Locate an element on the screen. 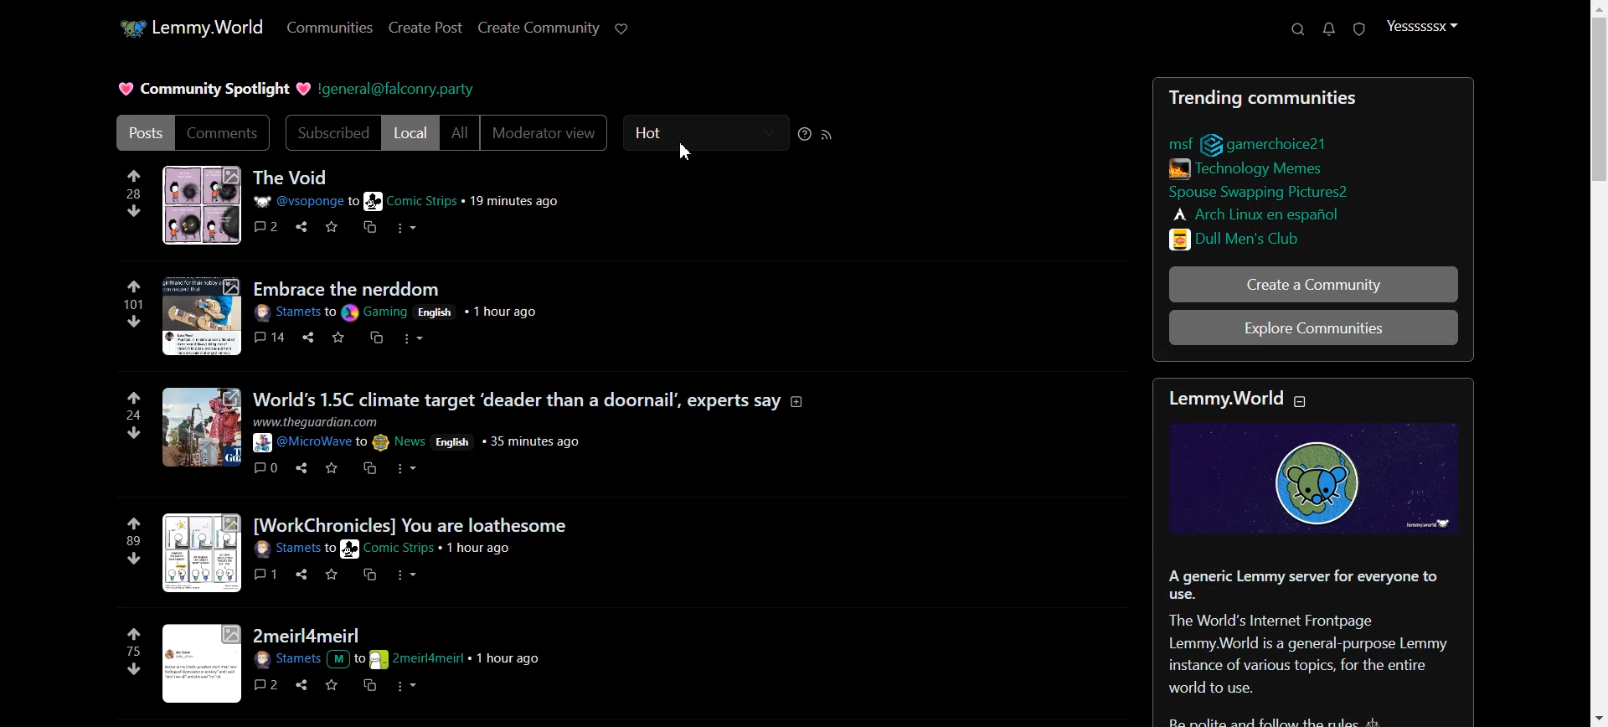  Home Page is located at coordinates (186, 27).